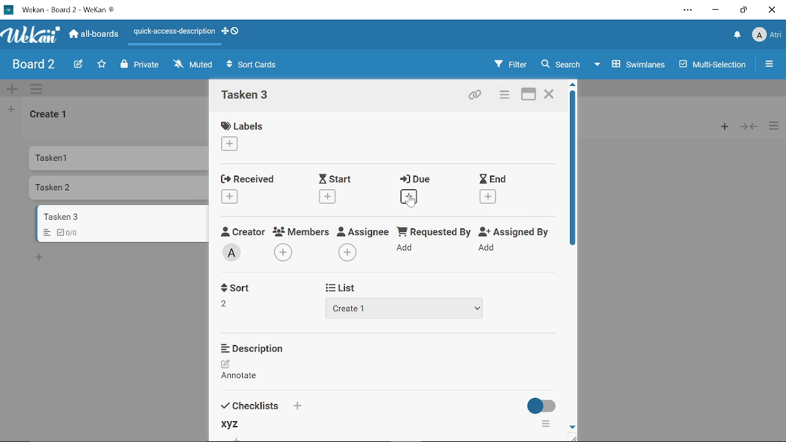  I want to click on Add label, so click(231, 145).